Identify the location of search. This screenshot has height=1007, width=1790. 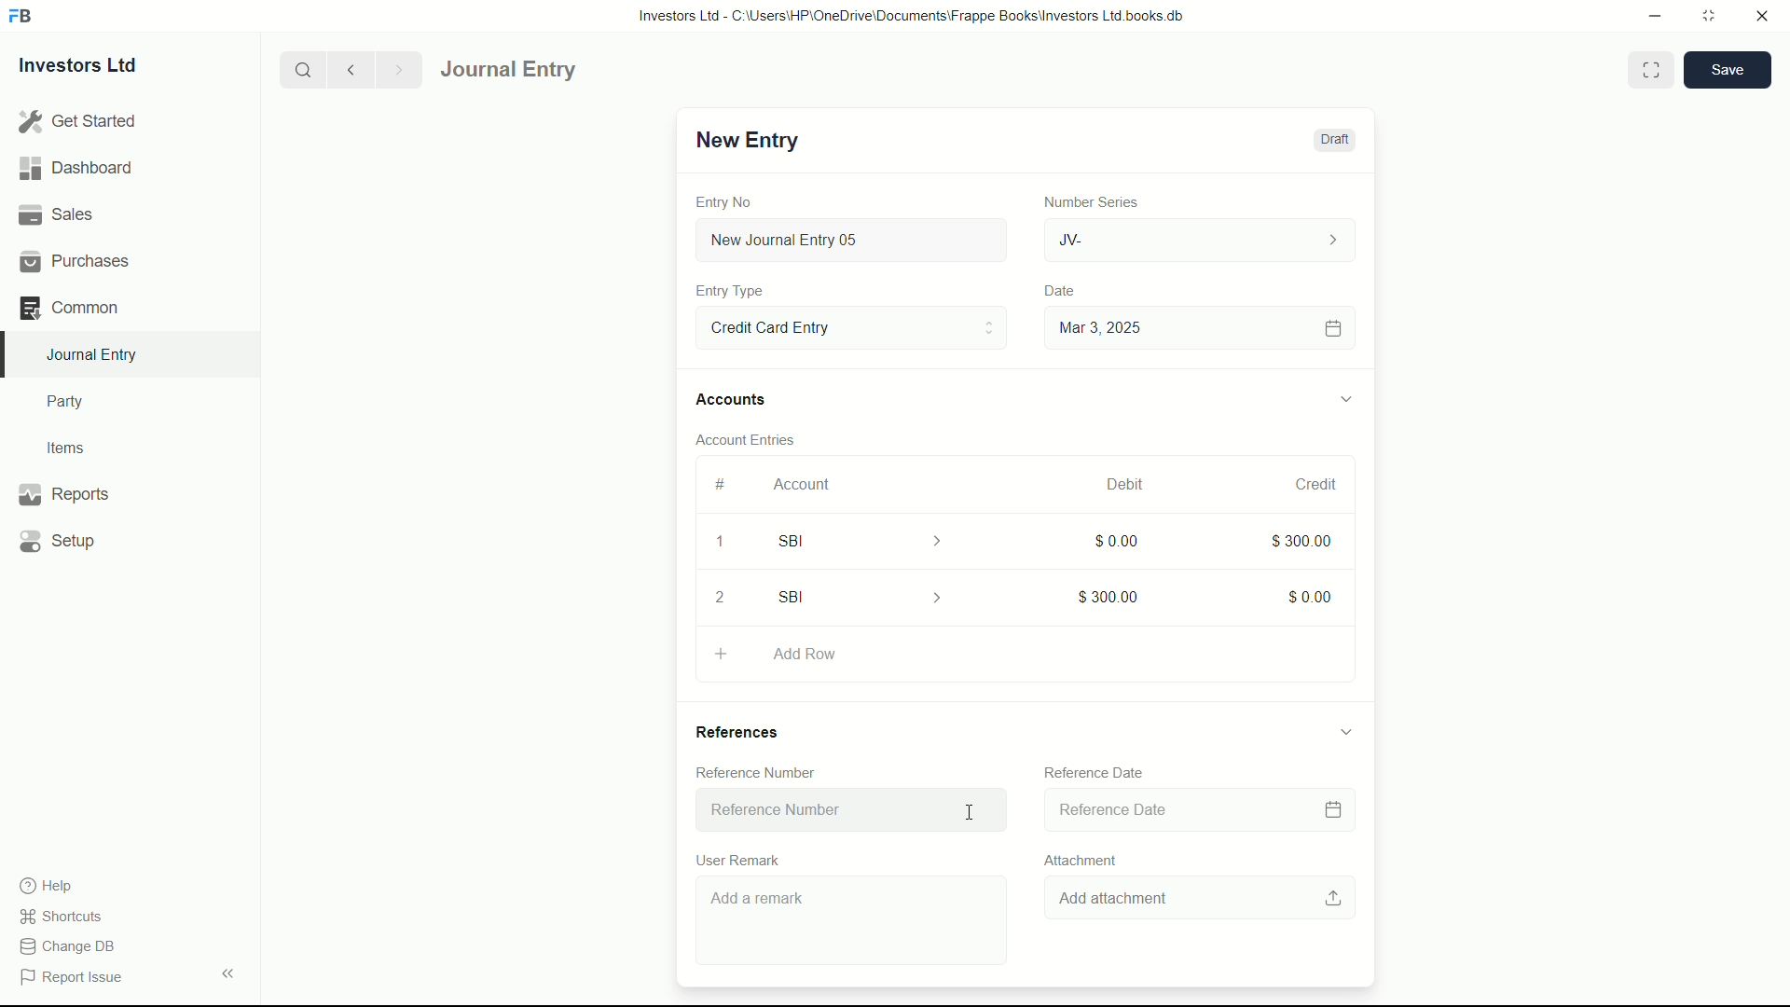
(301, 68).